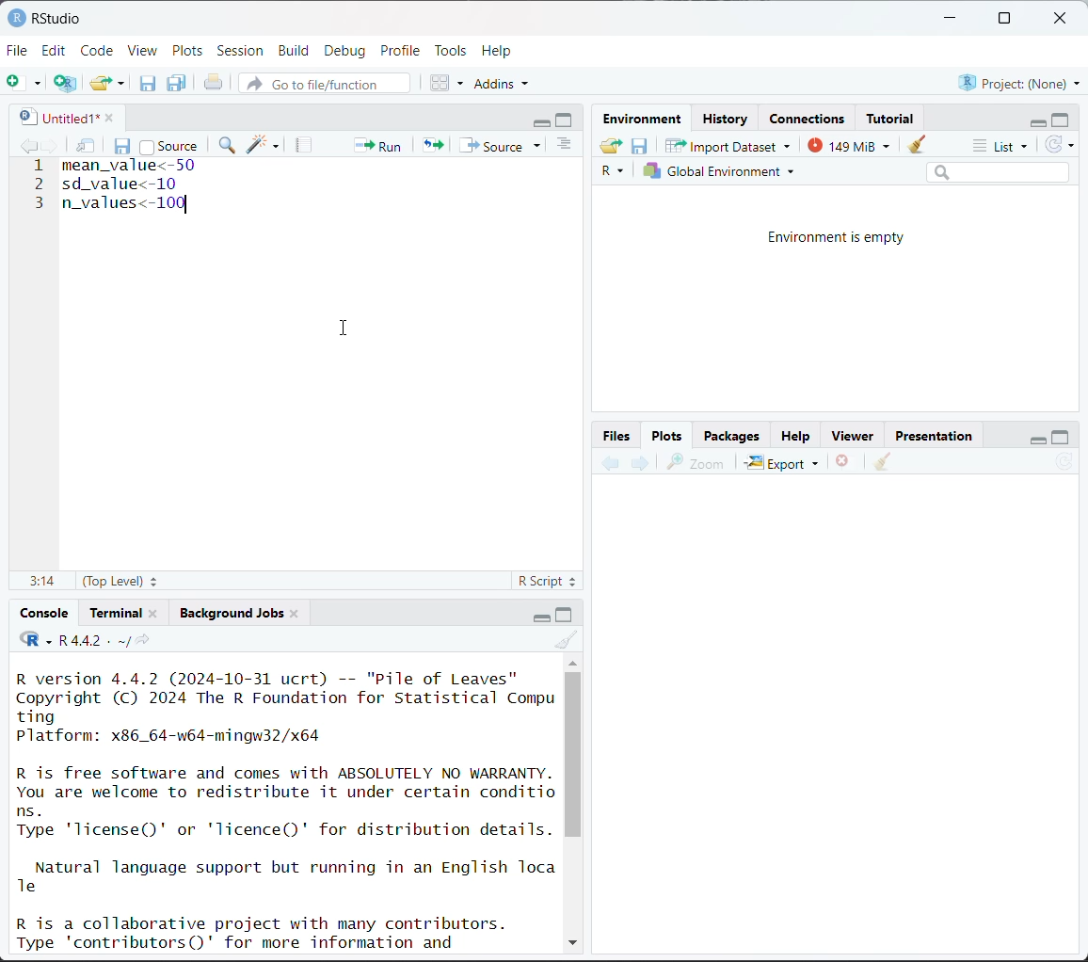 The width and height of the screenshot is (1088, 962). Describe the element at coordinates (568, 146) in the screenshot. I see `show document outline` at that location.